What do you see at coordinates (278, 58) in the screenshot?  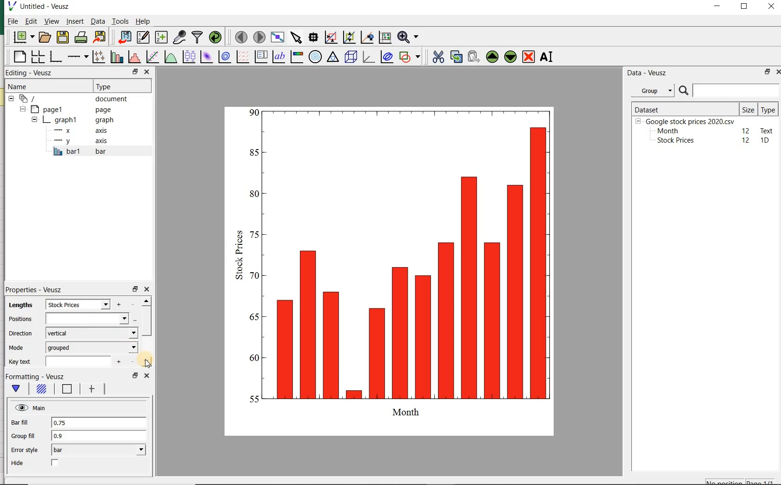 I see `text label` at bounding box center [278, 58].